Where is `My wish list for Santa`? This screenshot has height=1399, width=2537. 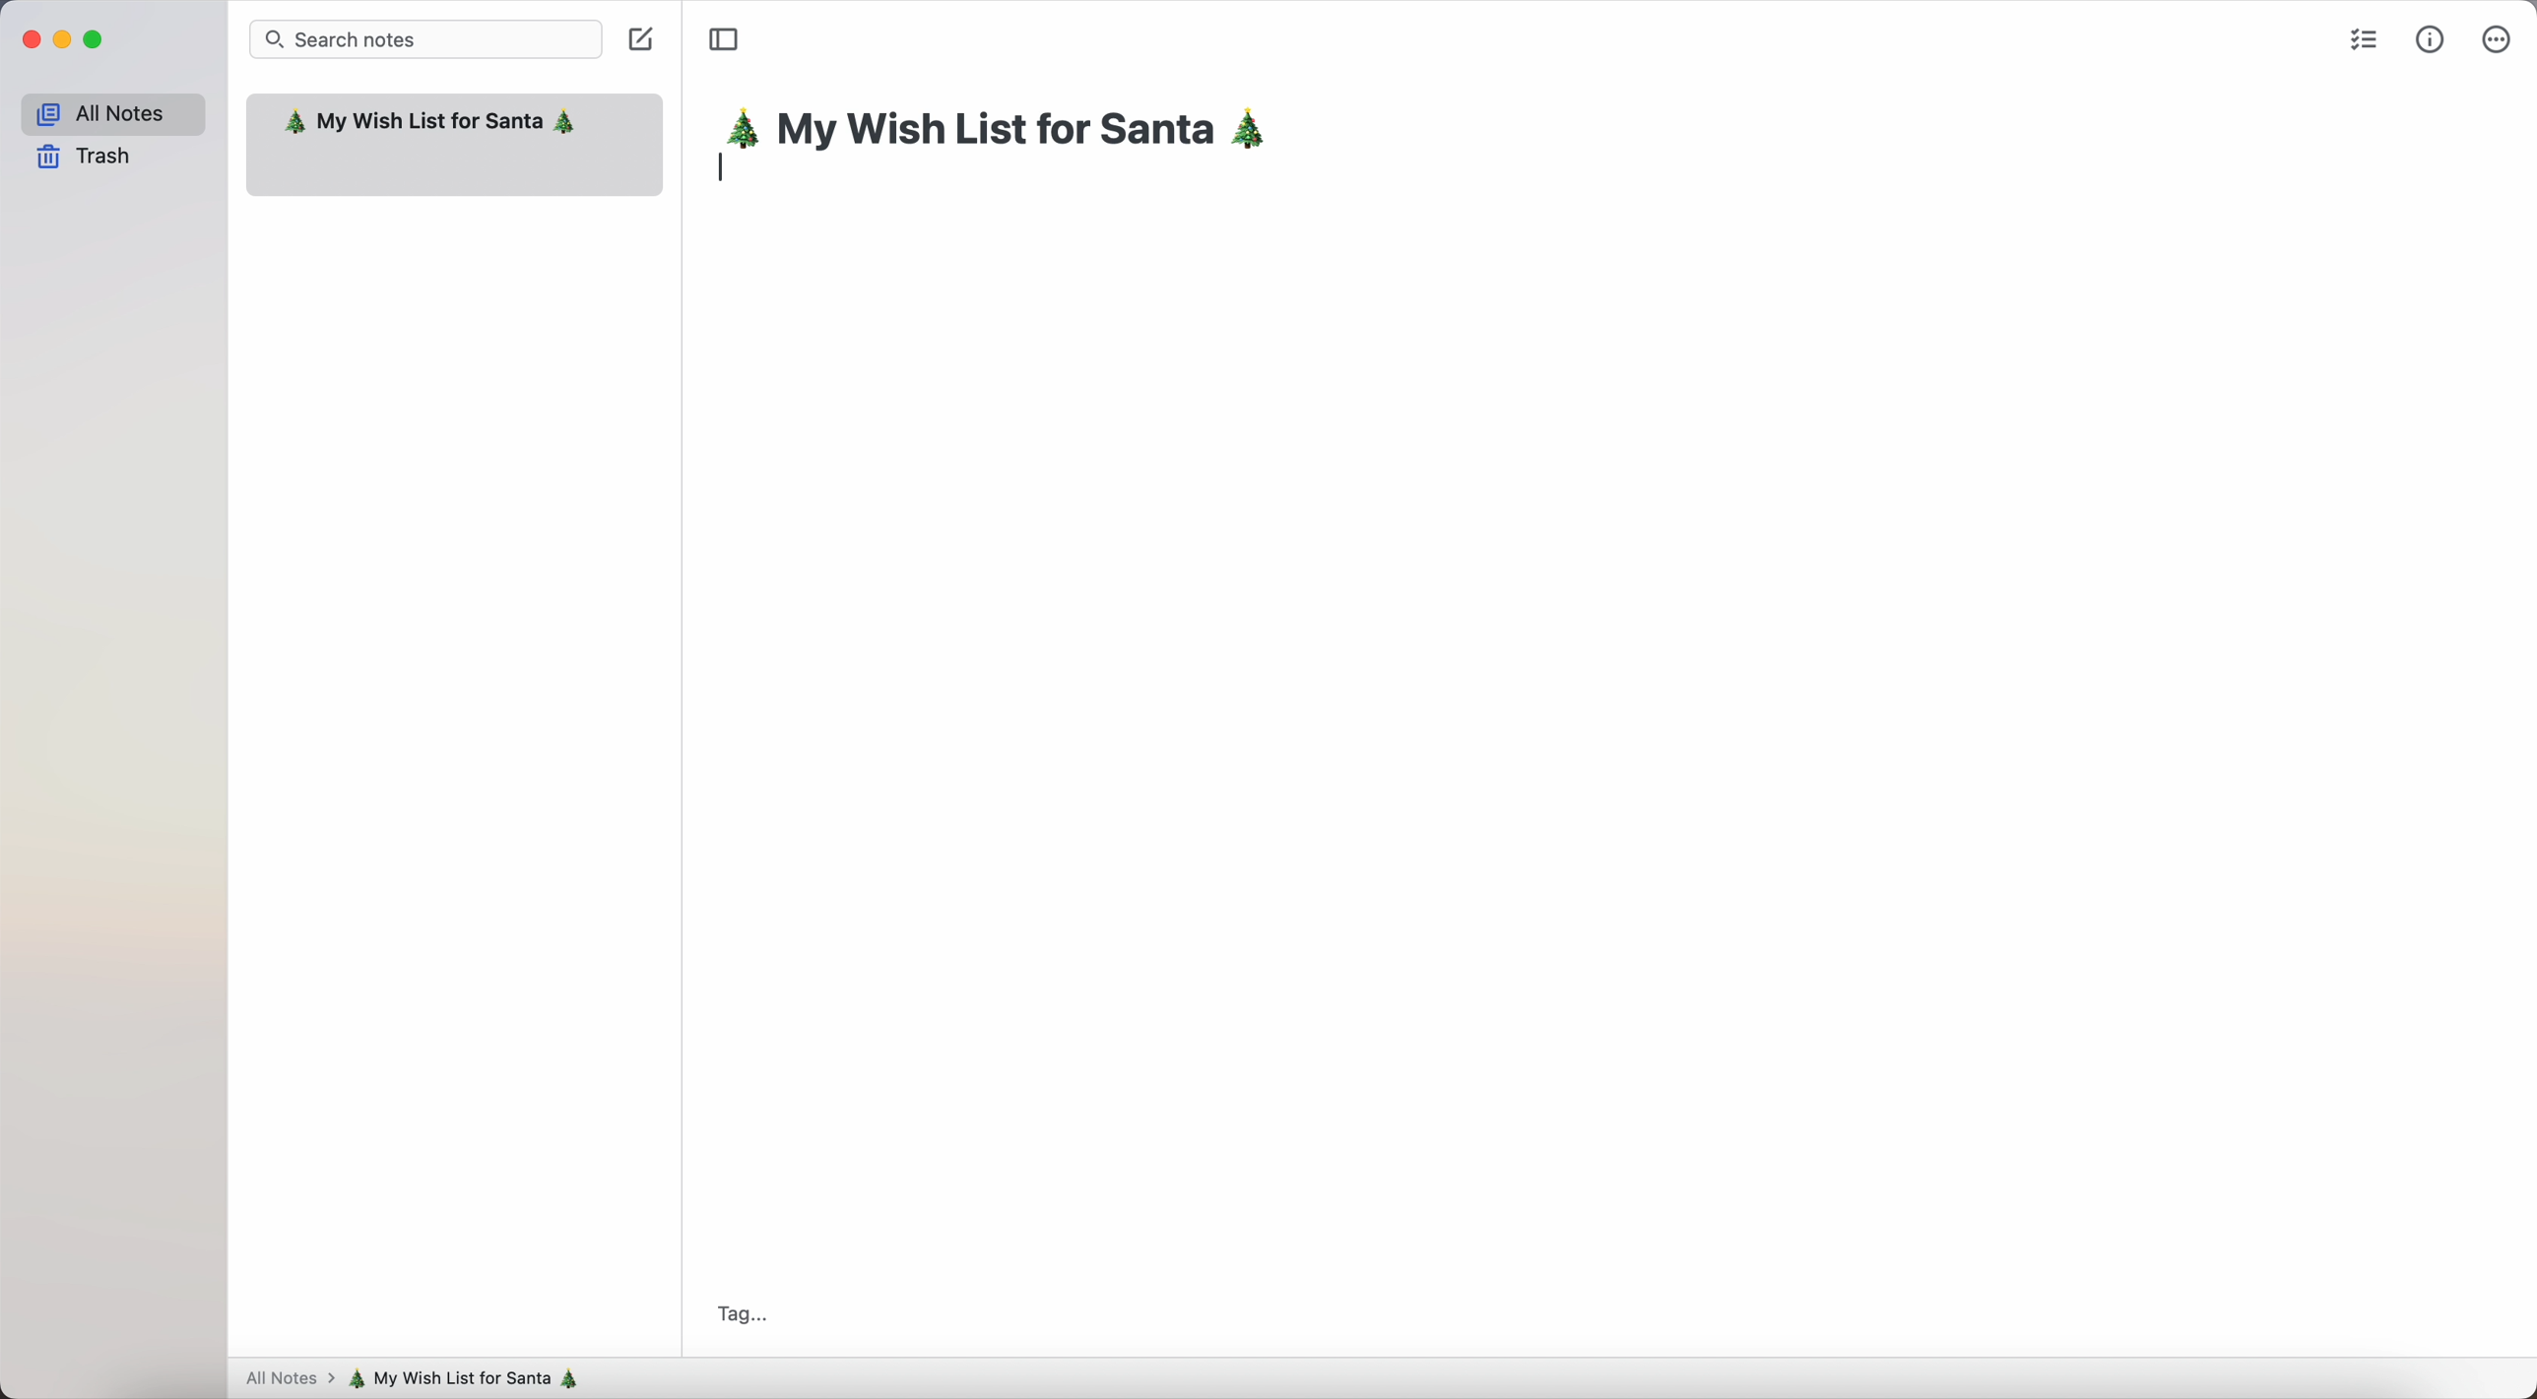
My wish list for Santa is located at coordinates (430, 124).